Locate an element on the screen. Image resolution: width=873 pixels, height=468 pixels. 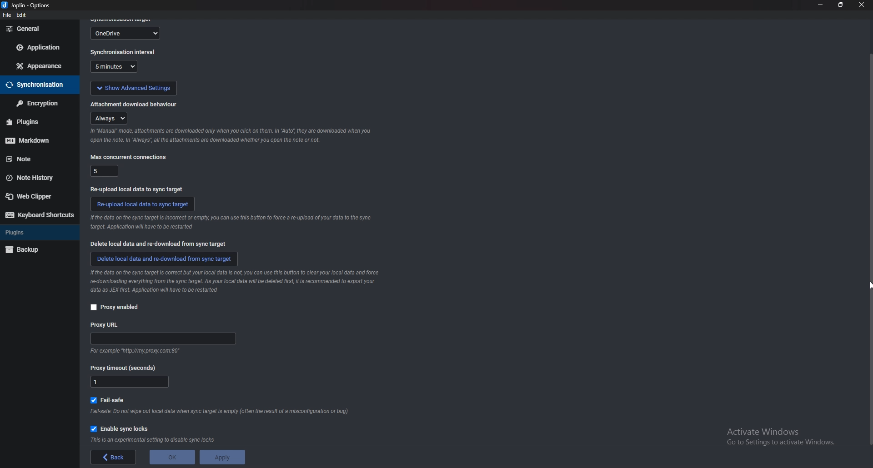
cursor is located at coordinates (869, 285).